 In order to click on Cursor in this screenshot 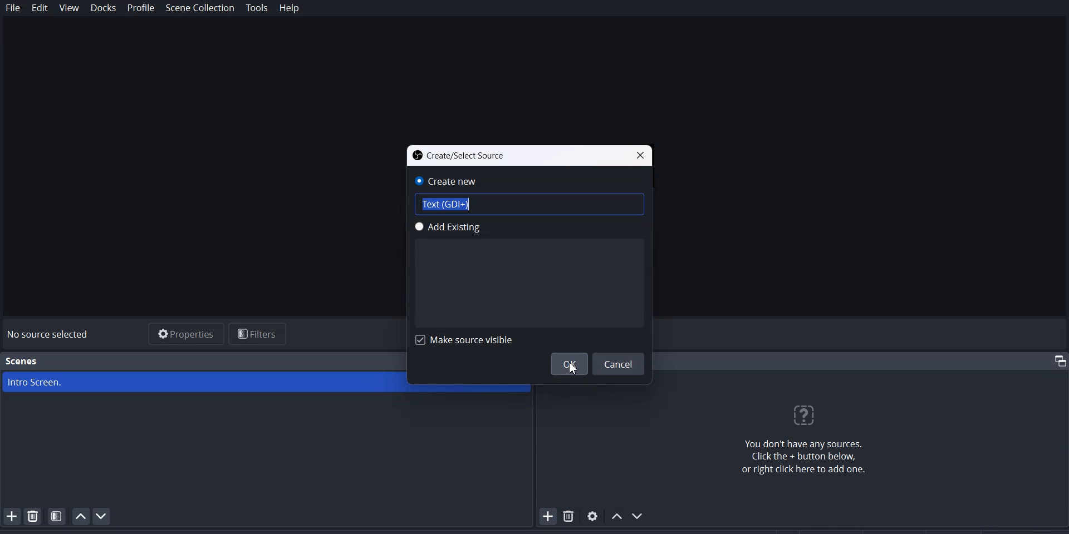, I will do `click(571, 367)`.